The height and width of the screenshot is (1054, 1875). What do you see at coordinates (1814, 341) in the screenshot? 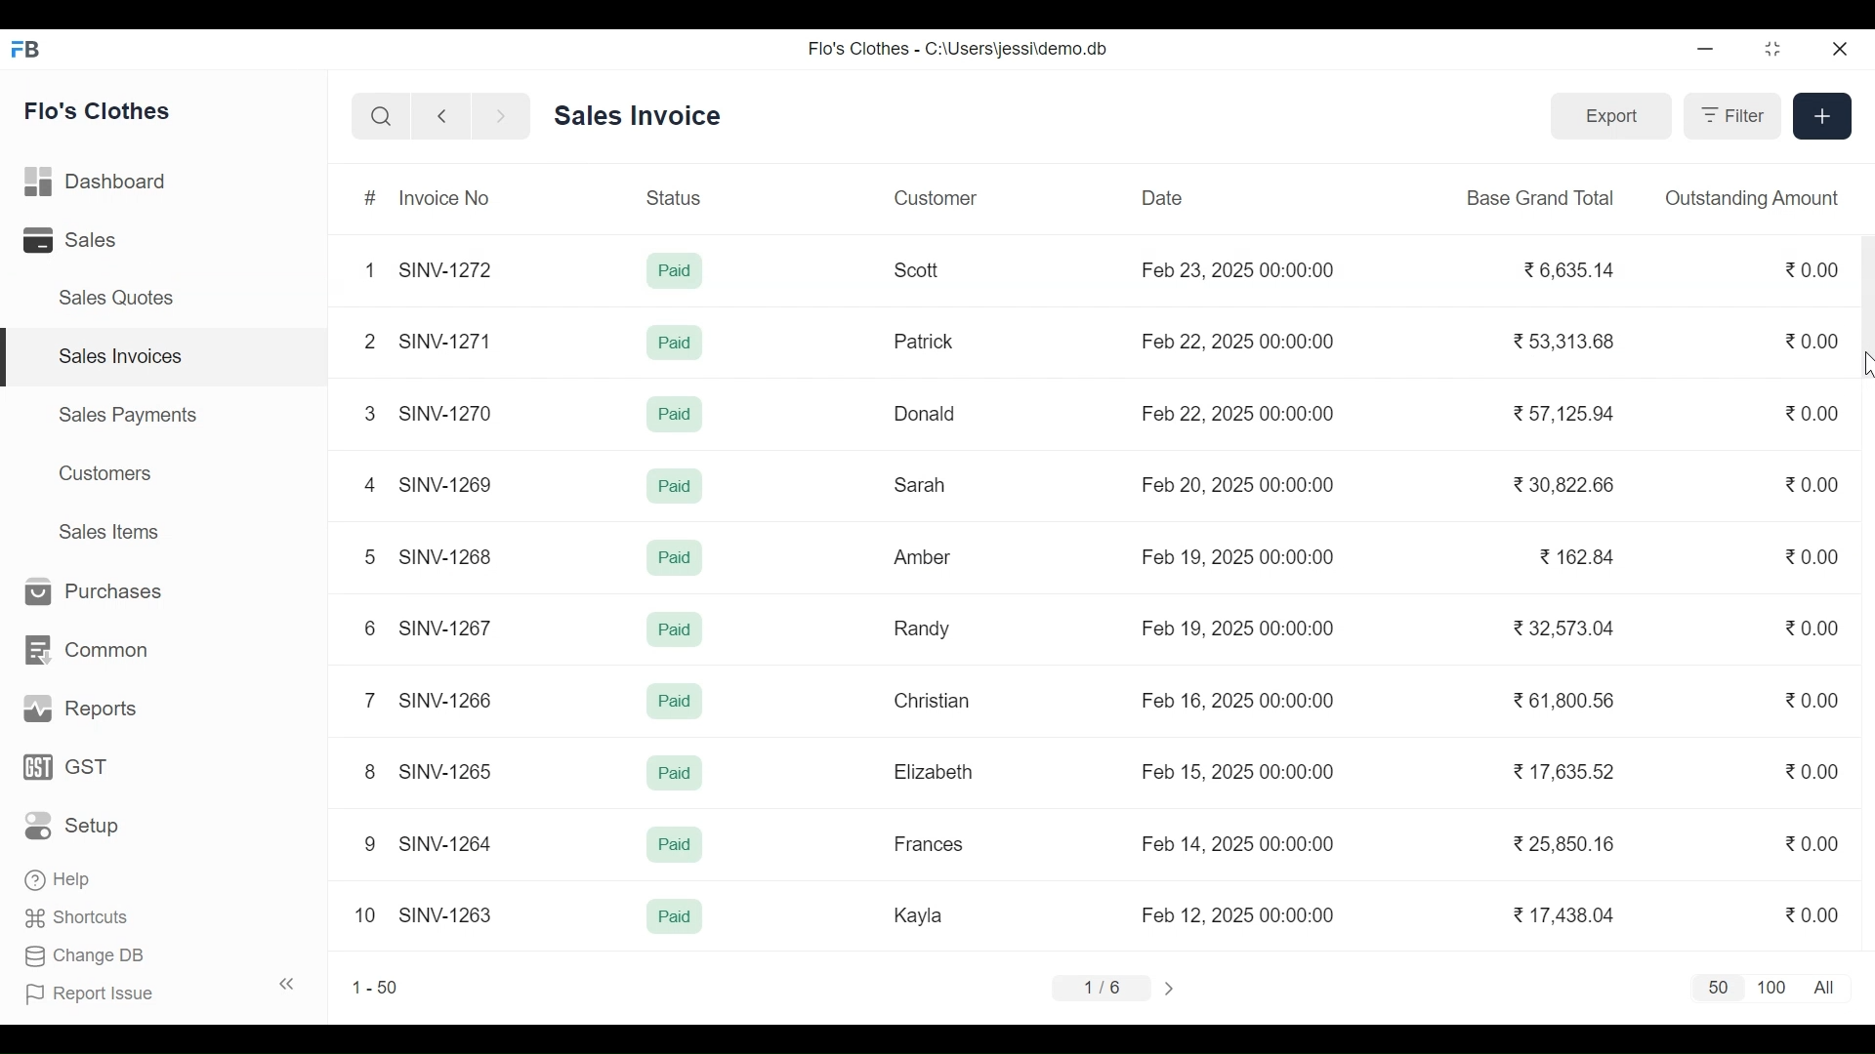
I see `0.00` at bounding box center [1814, 341].